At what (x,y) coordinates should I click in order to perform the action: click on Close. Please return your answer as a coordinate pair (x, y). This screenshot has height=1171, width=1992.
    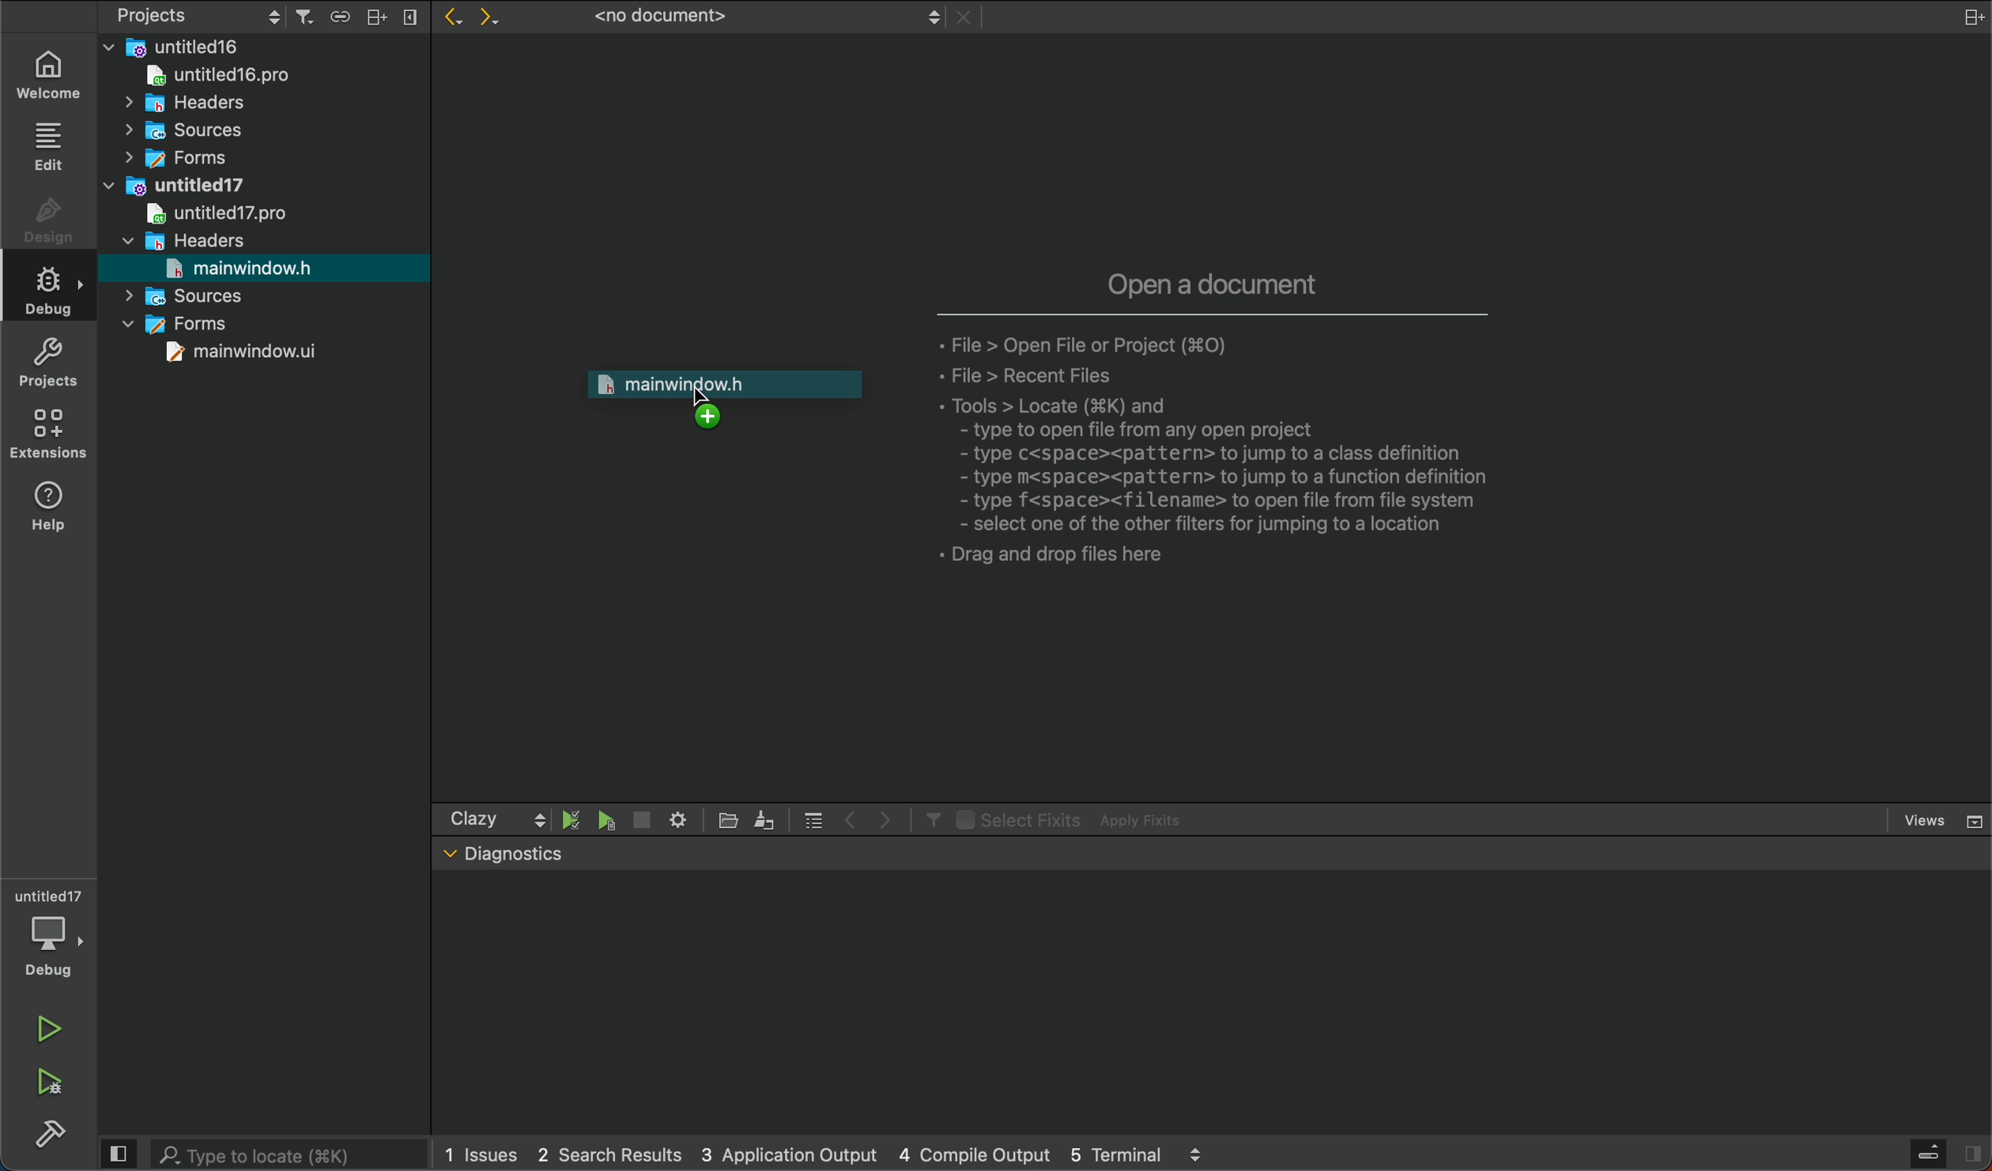
    Looking at the image, I should click on (968, 17).